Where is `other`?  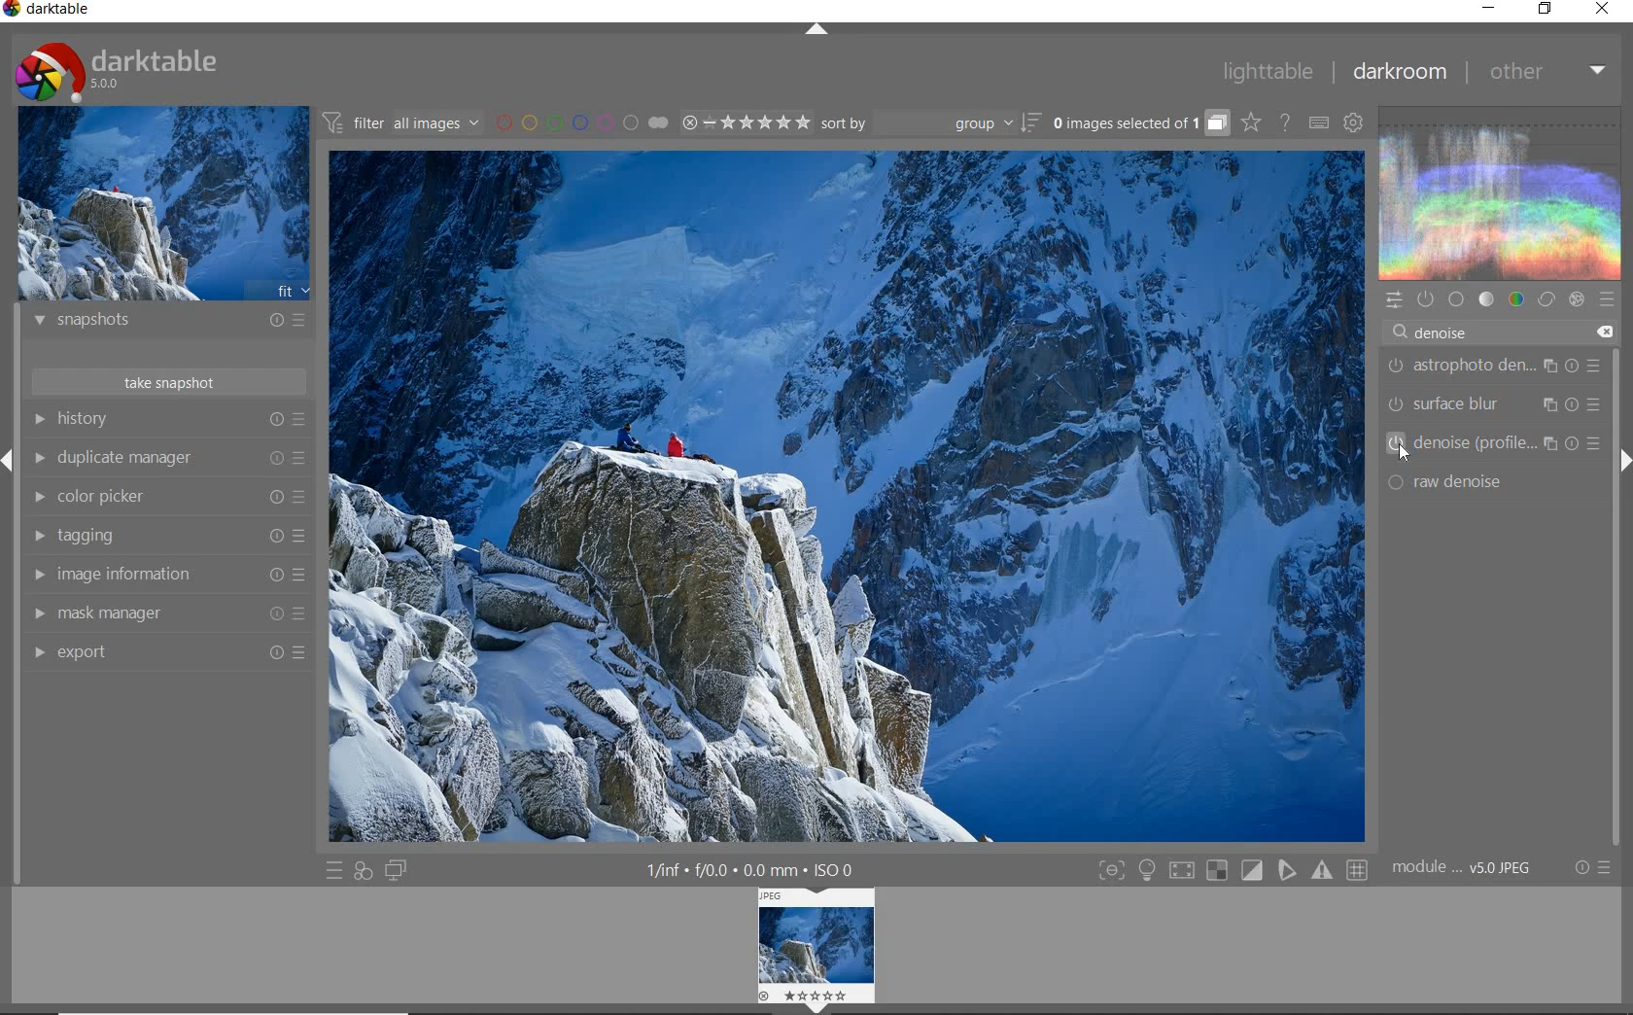 other is located at coordinates (1546, 72).